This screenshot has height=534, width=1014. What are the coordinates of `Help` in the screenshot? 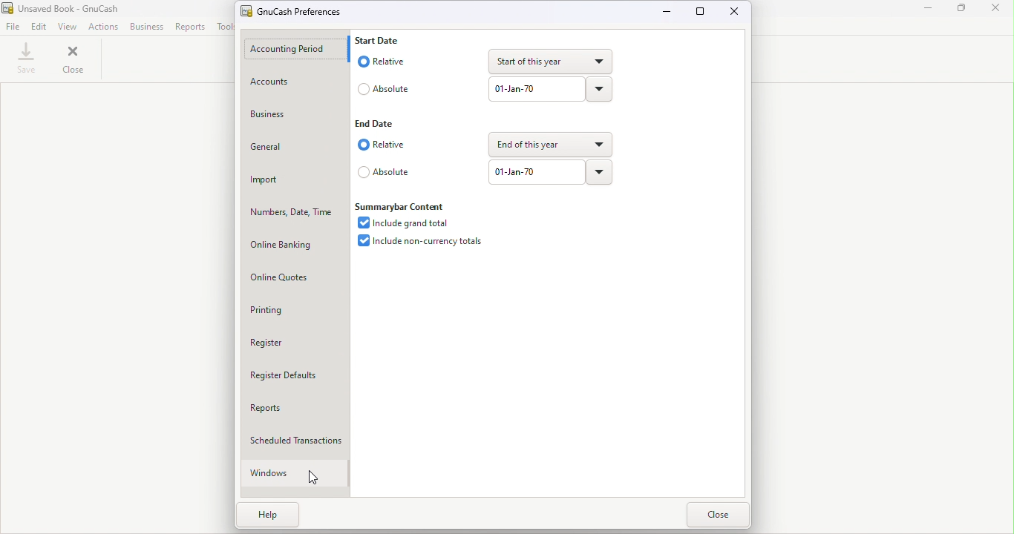 It's located at (281, 519).